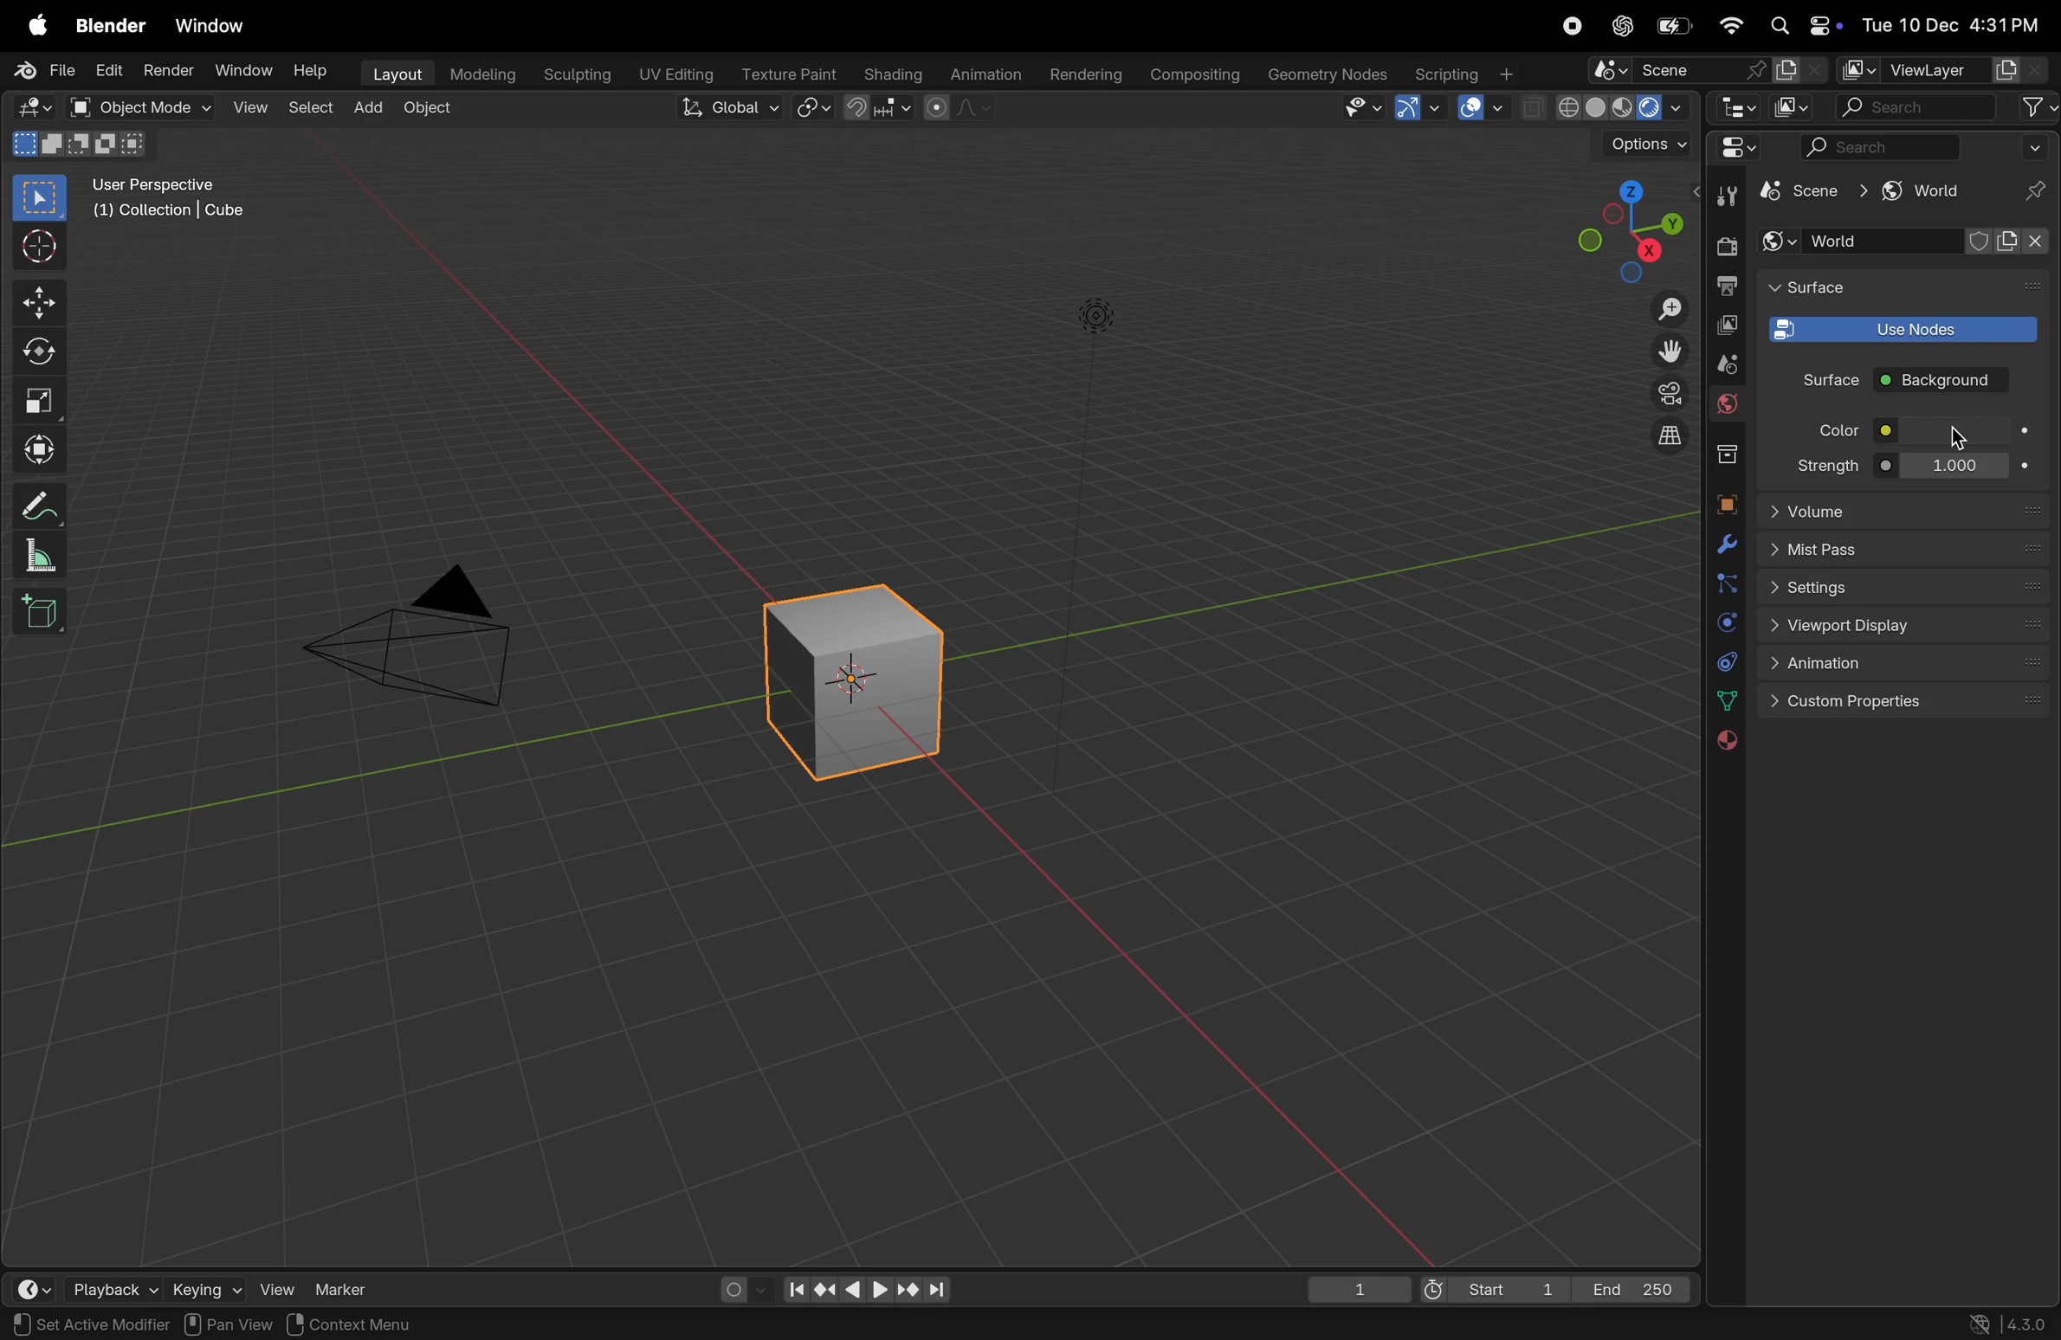  What do you see at coordinates (671, 75) in the screenshot?
I see `UV editing` at bounding box center [671, 75].